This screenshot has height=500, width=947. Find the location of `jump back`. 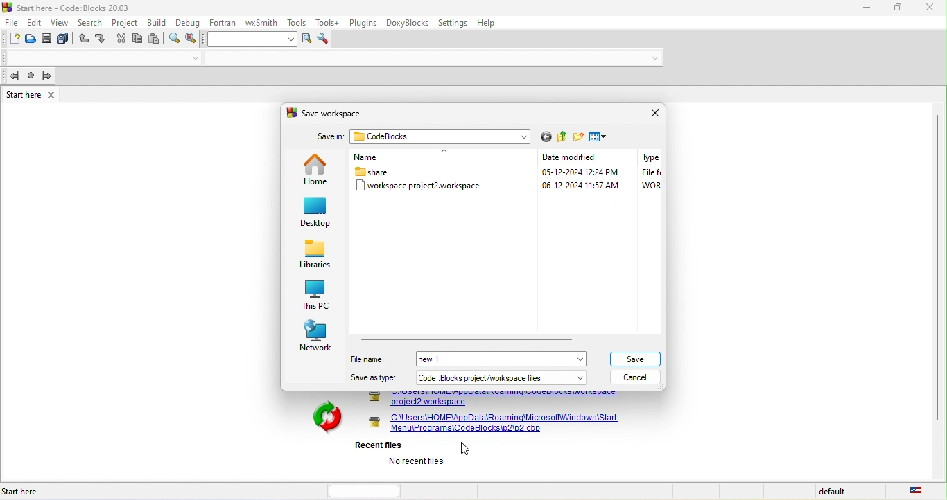

jump back is located at coordinates (12, 76).